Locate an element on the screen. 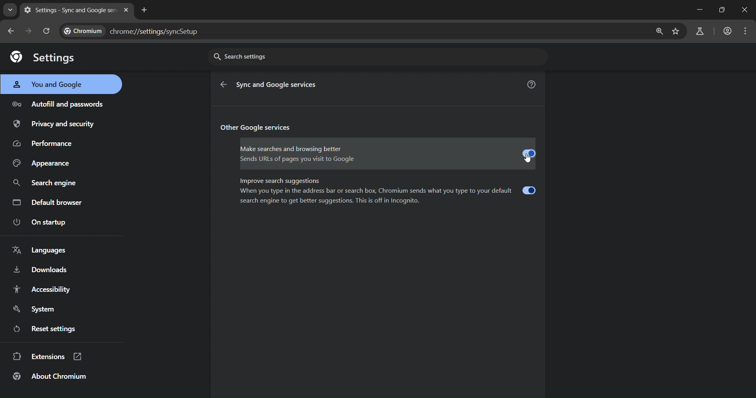  help is located at coordinates (531, 85).